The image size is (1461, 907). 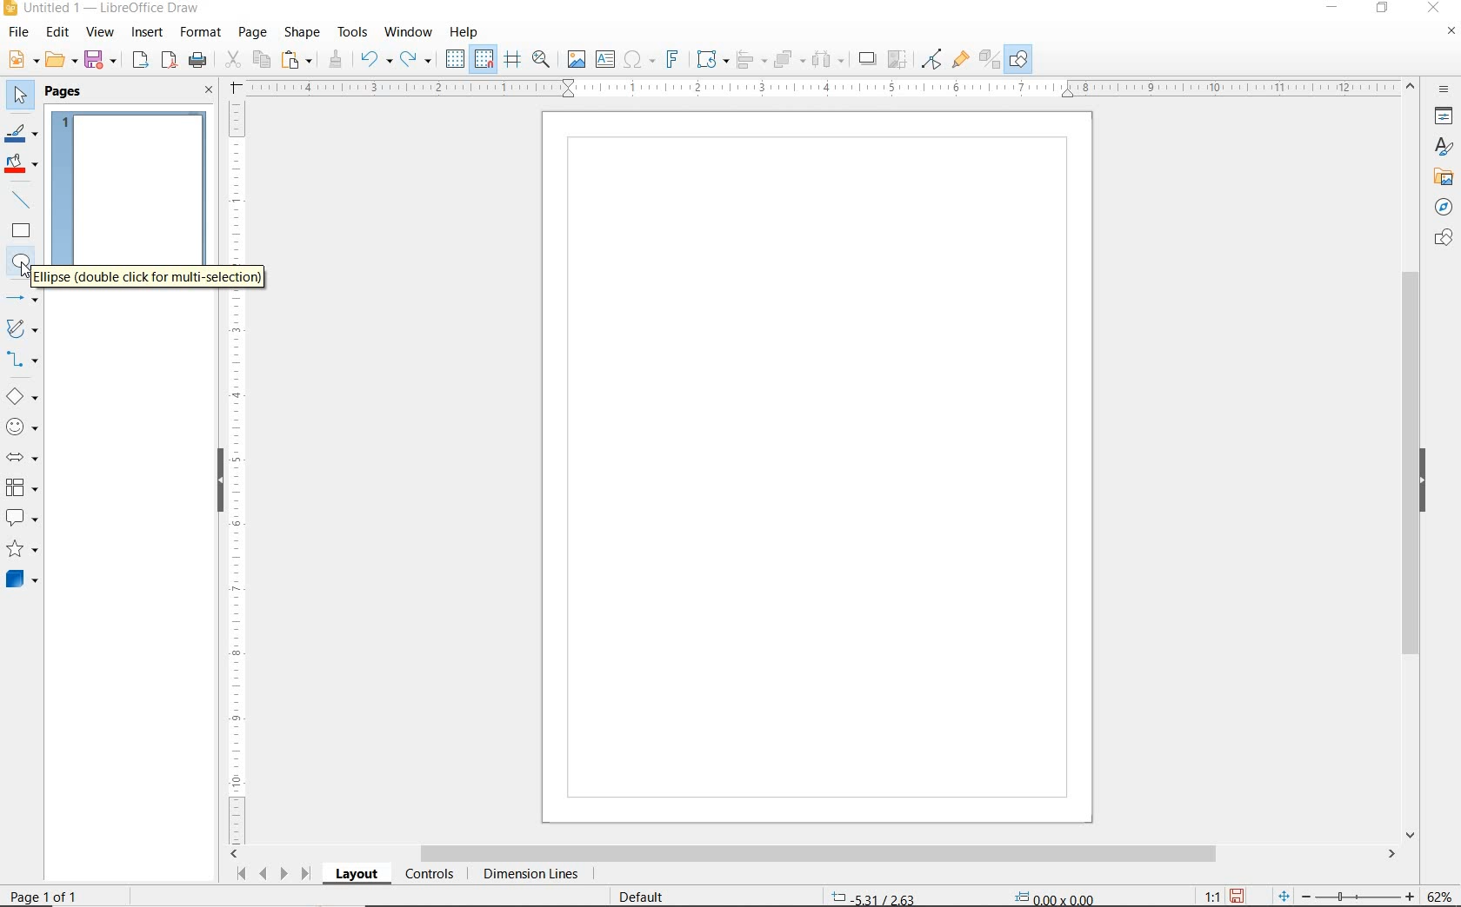 I want to click on LAYOUT, so click(x=356, y=877).